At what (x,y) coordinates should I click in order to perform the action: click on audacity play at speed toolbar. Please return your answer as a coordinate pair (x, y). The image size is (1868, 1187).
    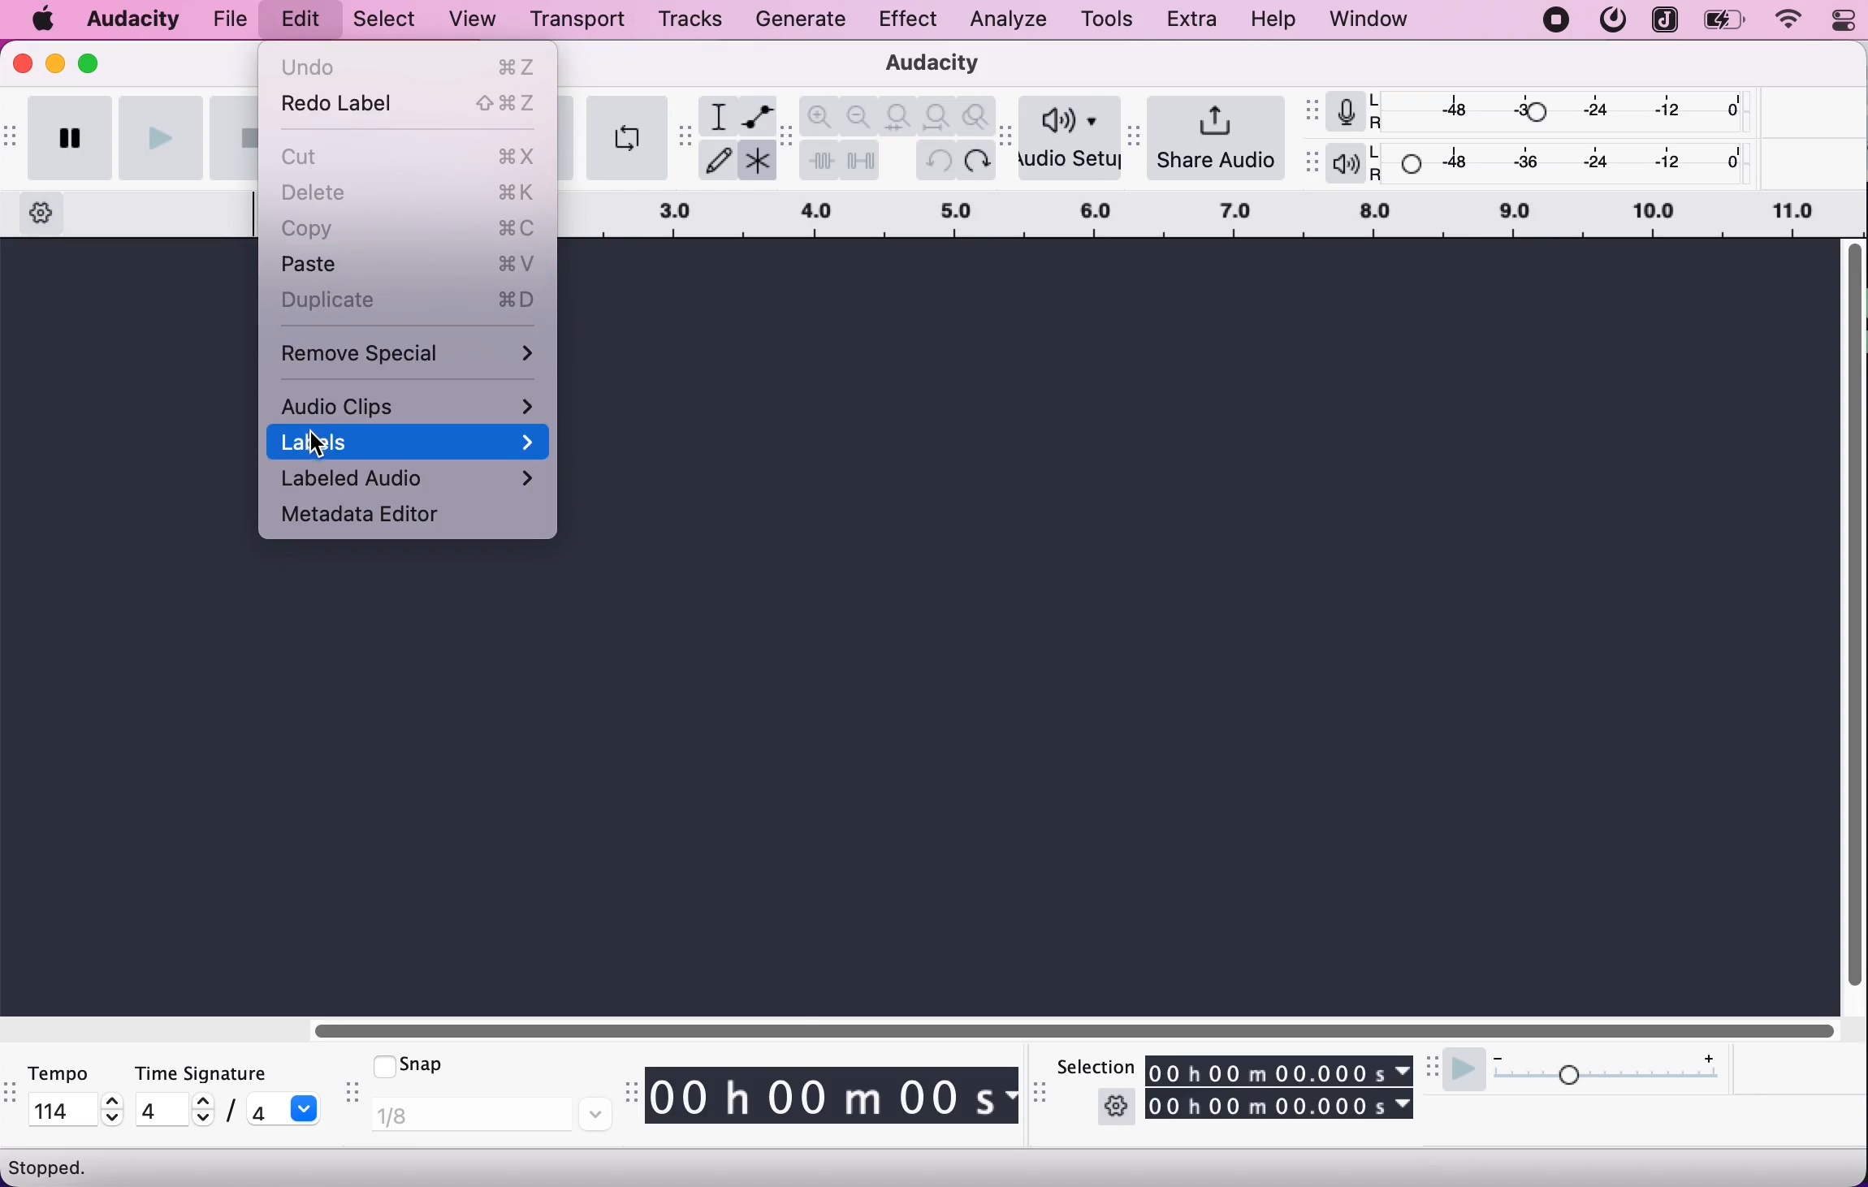
    Looking at the image, I should click on (1433, 1068).